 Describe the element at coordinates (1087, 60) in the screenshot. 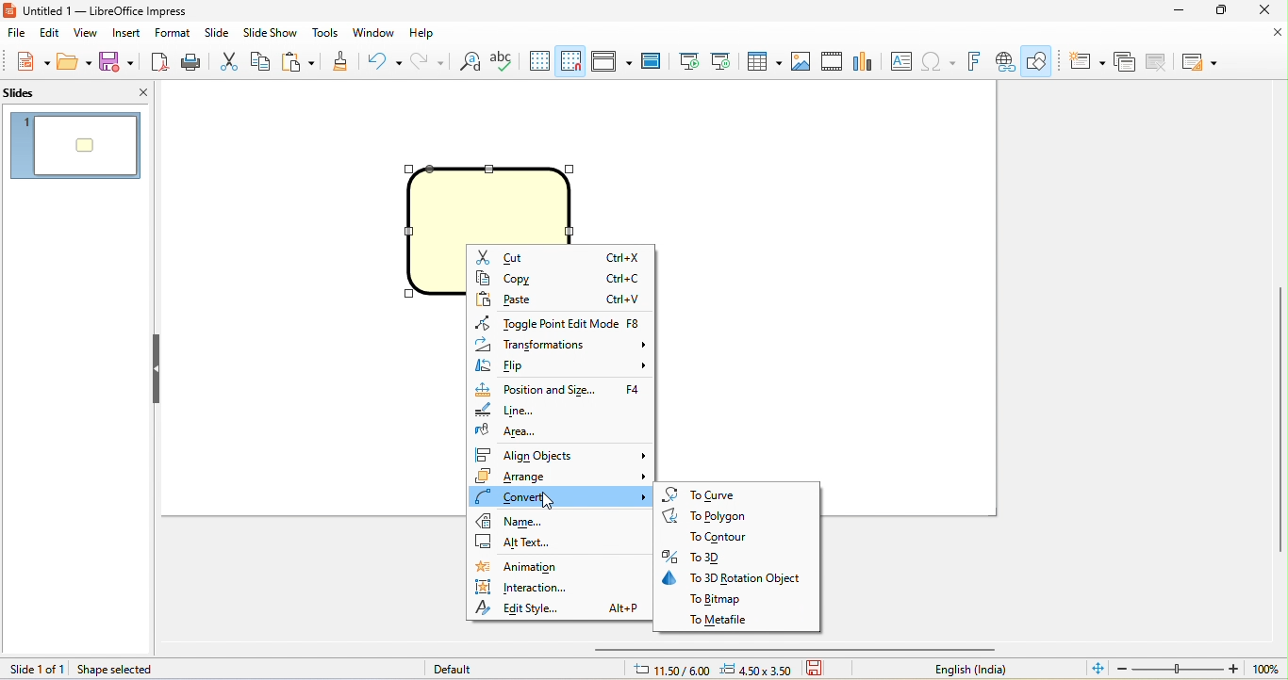

I see `new slide` at that location.